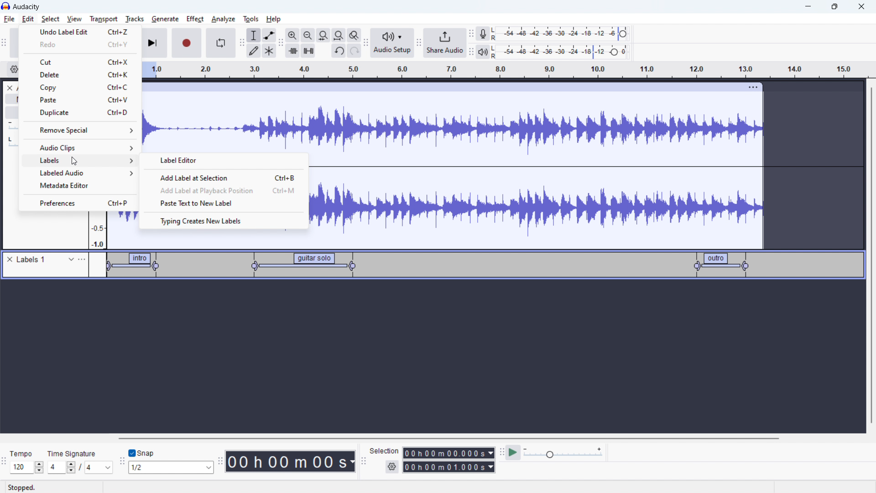  I want to click on undo, so click(339, 52).